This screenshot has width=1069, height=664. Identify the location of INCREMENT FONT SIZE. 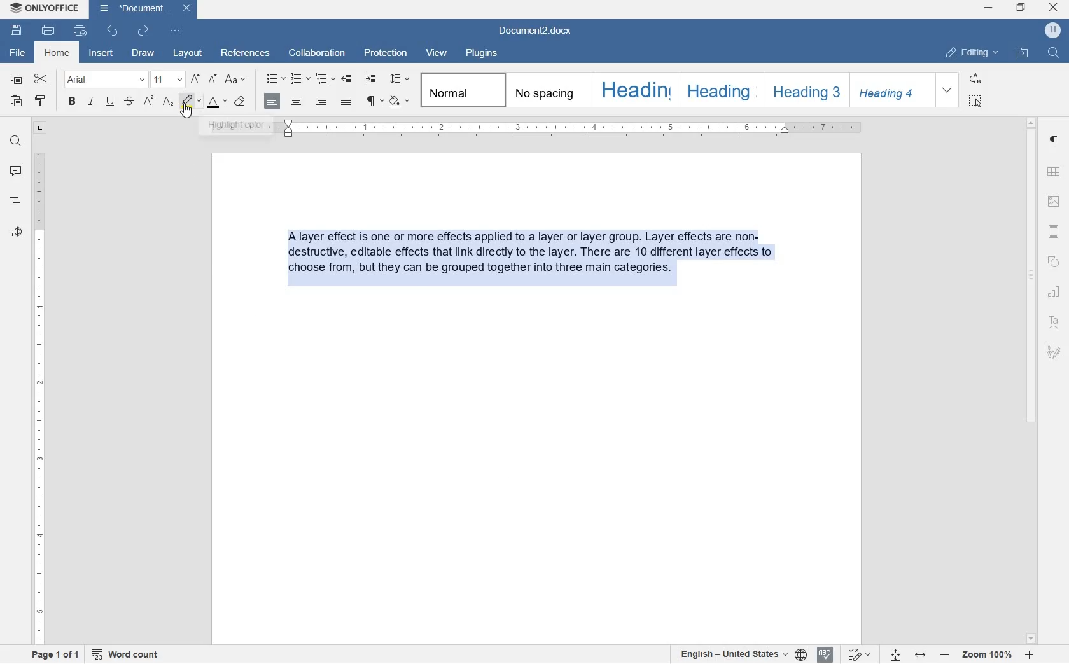
(195, 80).